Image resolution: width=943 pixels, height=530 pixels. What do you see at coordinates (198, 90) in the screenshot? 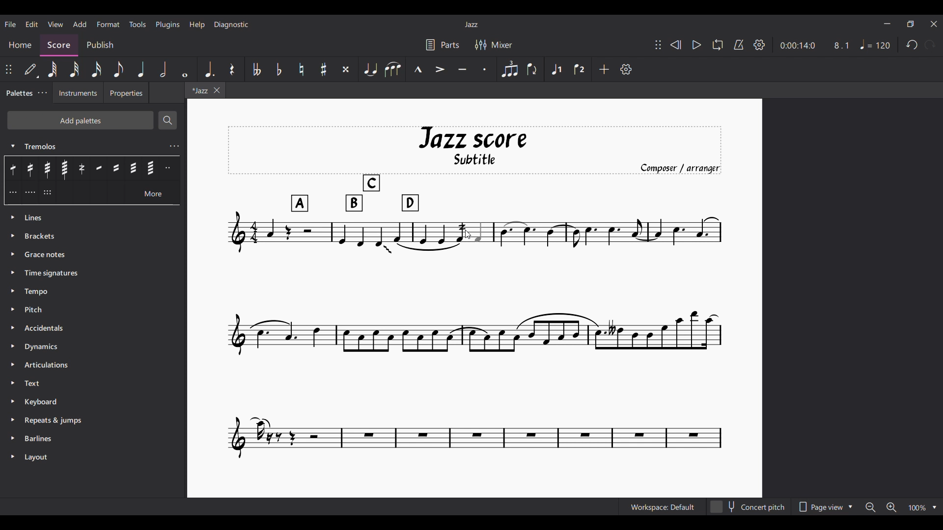
I see `*Jazz` at bounding box center [198, 90].